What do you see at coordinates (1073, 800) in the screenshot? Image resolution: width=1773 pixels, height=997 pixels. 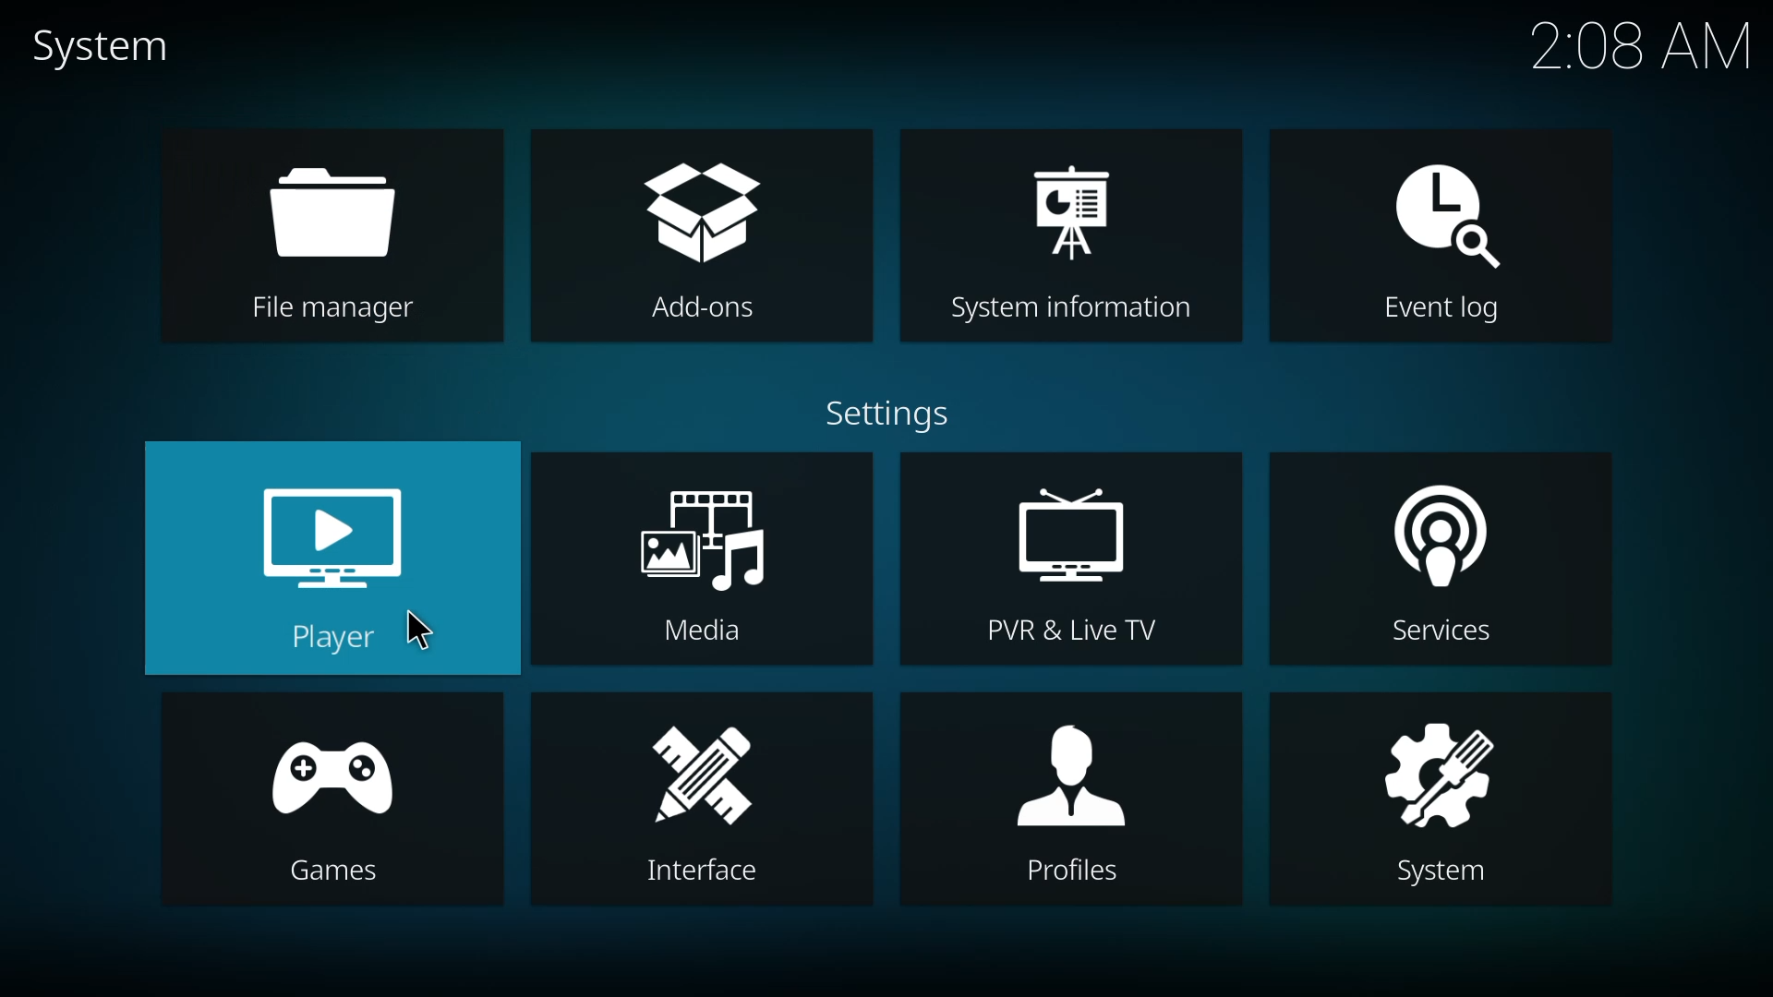 I see `profiles` at bounding box center [1073, 800].